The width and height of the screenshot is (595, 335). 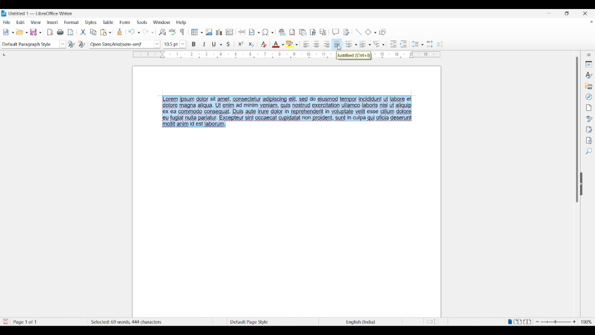 I want to click on Font name options, so click(x=157, y=44).